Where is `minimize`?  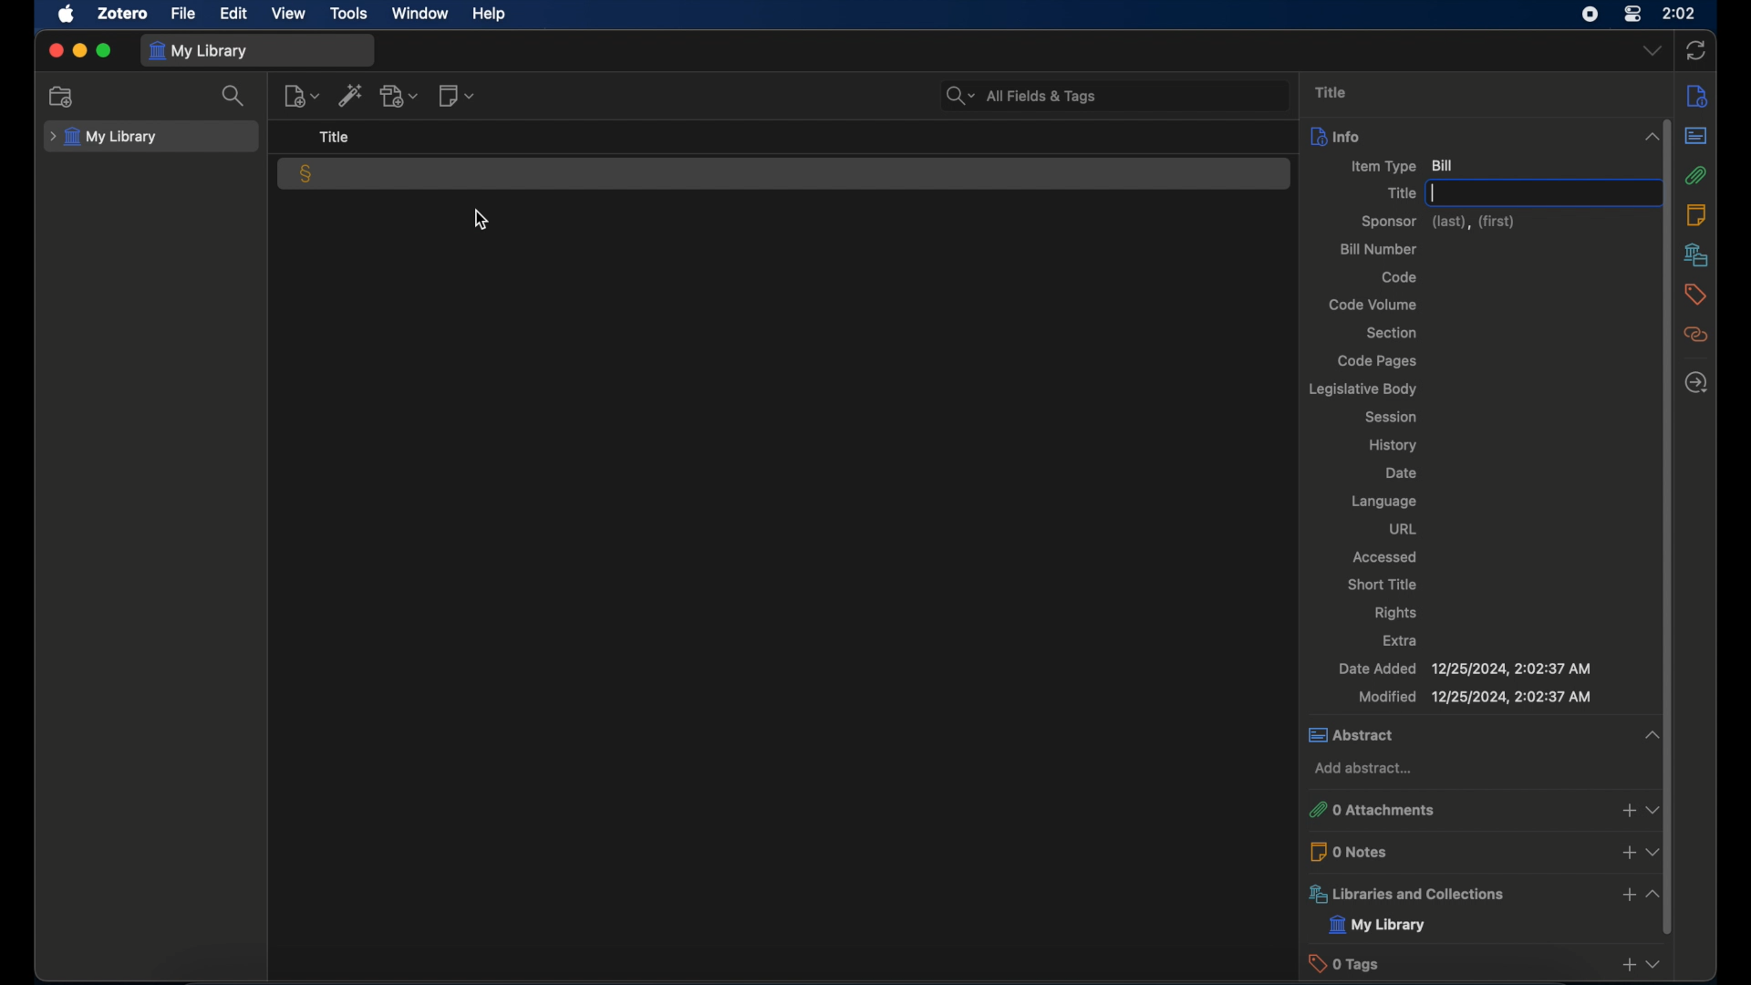 minimize is located at coordinates (82, 51).